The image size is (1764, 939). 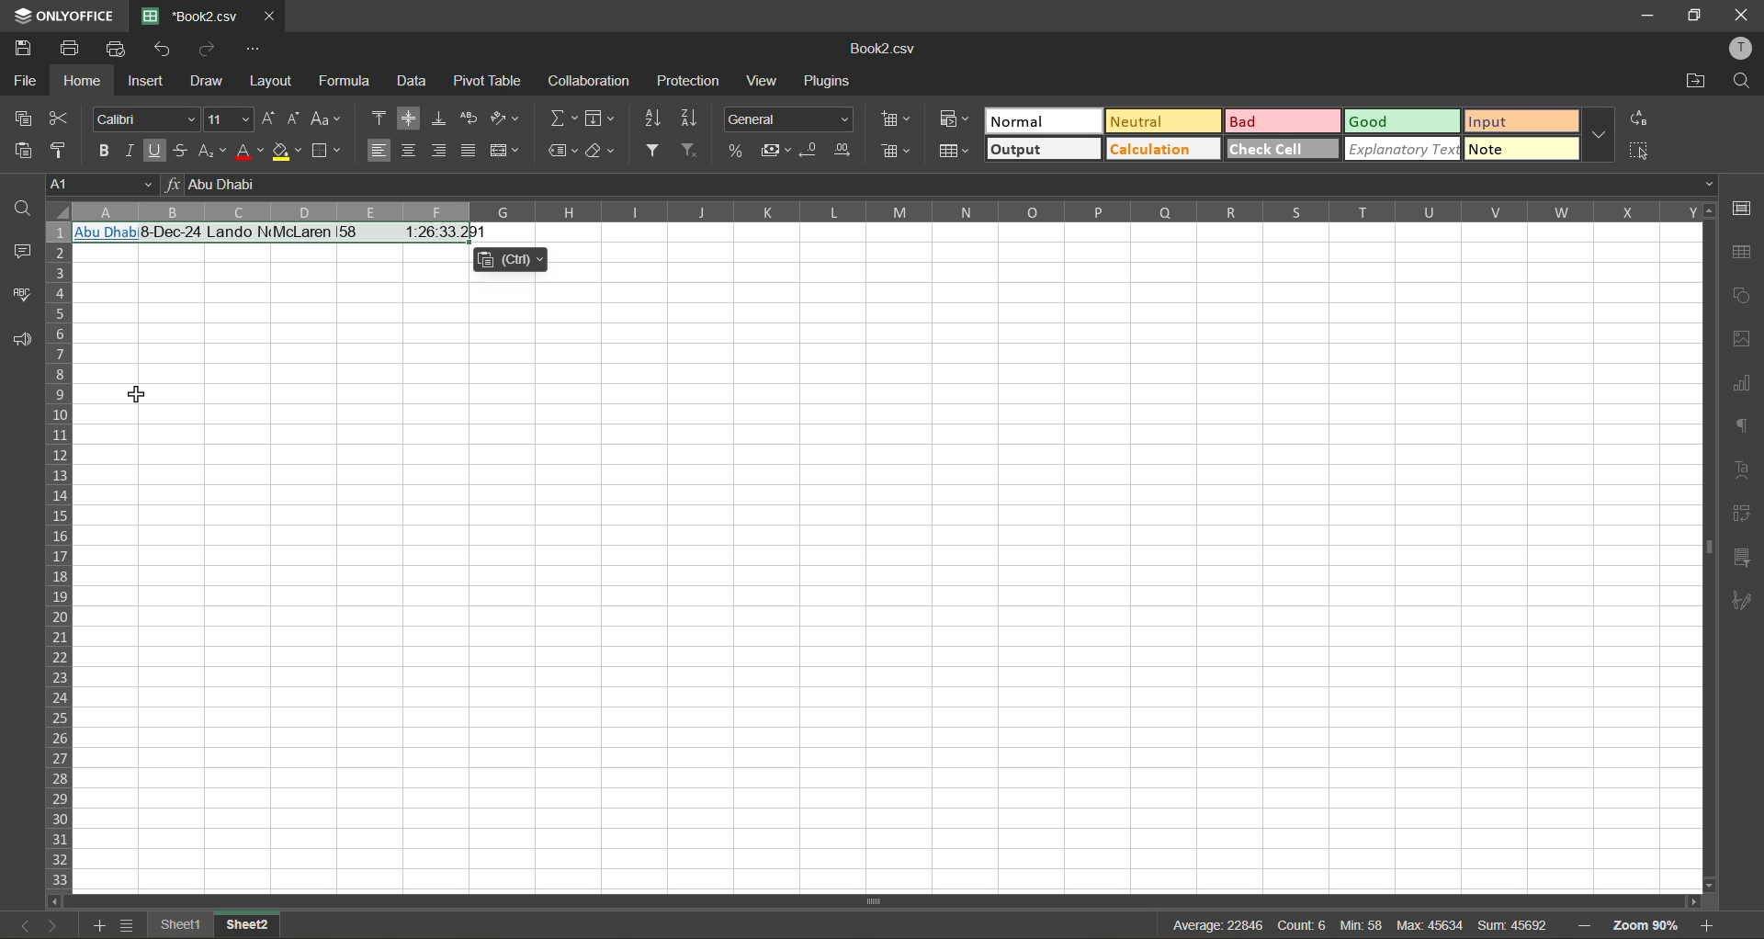 What do you see at coordinates (443, 151) in the screenshot?
I see `align right` at bounding box center [443, 151].